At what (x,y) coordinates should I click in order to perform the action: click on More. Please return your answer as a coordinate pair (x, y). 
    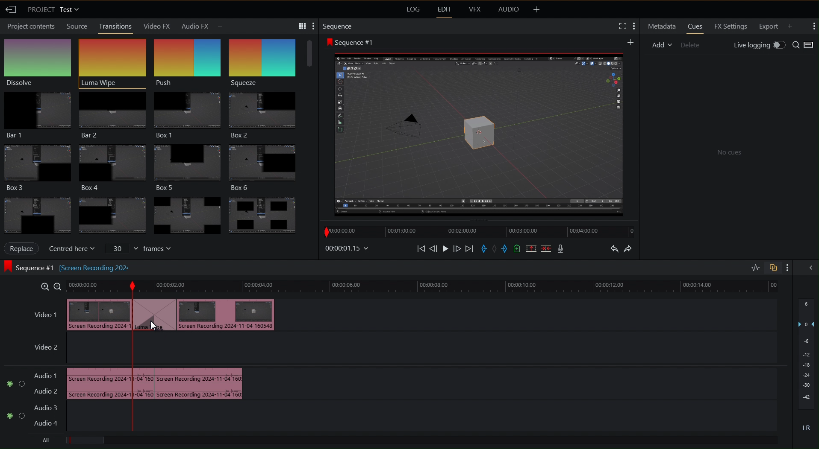
    Looking at the image, I should click on (536, 10).